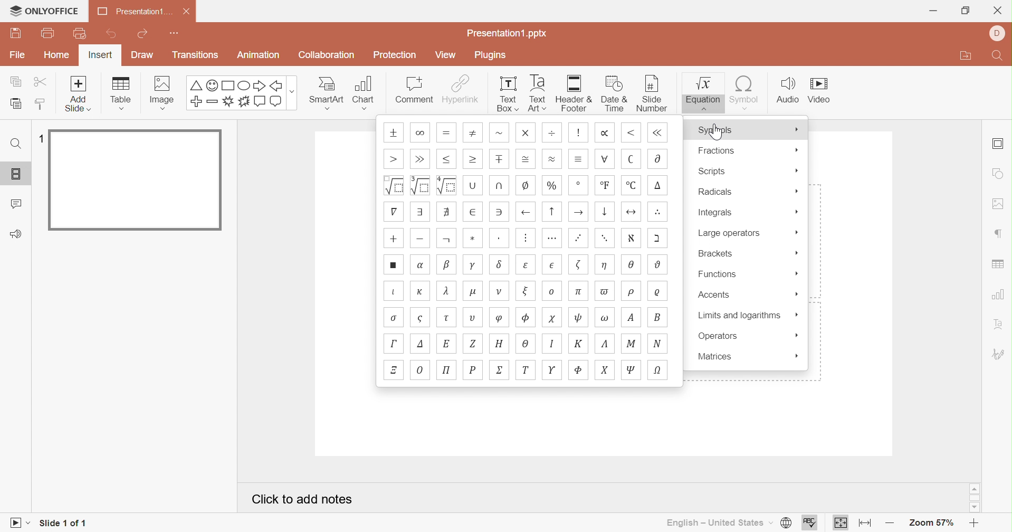 Image resolution: width=1012 pixels, height=532 pixels. Describe the element at coordinates (975, 499) in the screenshot. I see `Scroll Bar` at that location.